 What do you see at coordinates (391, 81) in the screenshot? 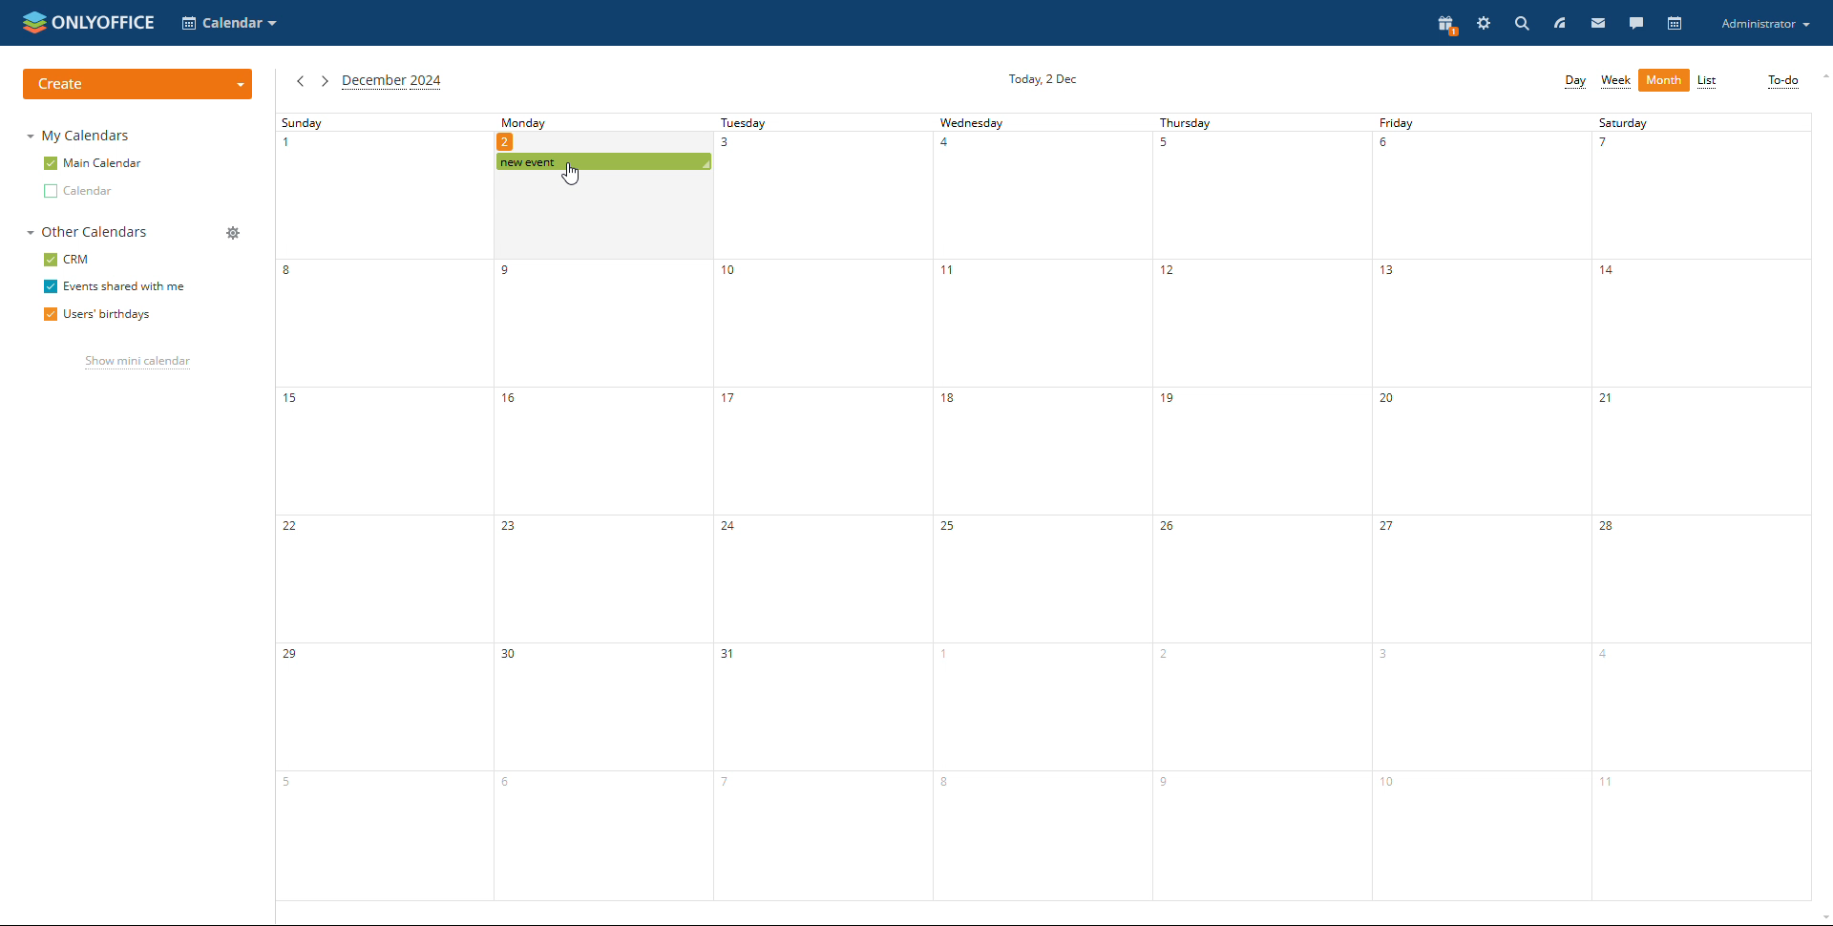
I see `` at bounding box center [391, 81].